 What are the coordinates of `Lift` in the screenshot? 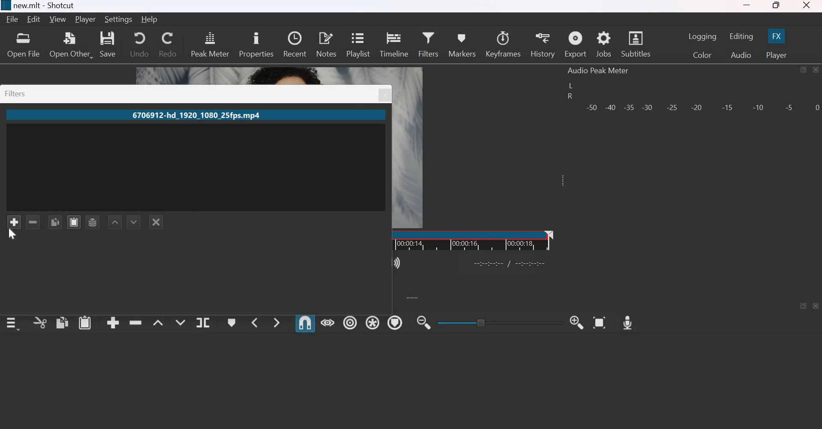 It's located at (158, 322).